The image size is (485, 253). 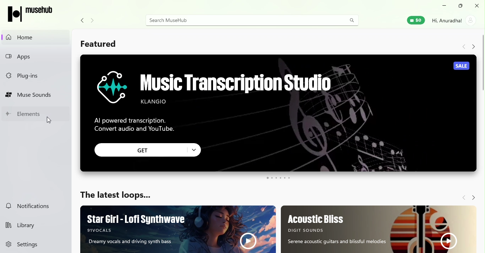 What do you see at coordinates (27, 245) in the screenshot?
I see `Settings` at bounding box center [27, 245].